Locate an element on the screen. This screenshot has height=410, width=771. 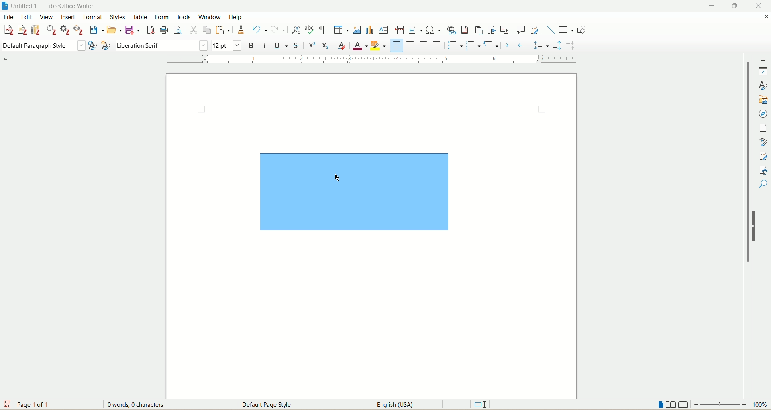
style is located at coordinates (764, 86).